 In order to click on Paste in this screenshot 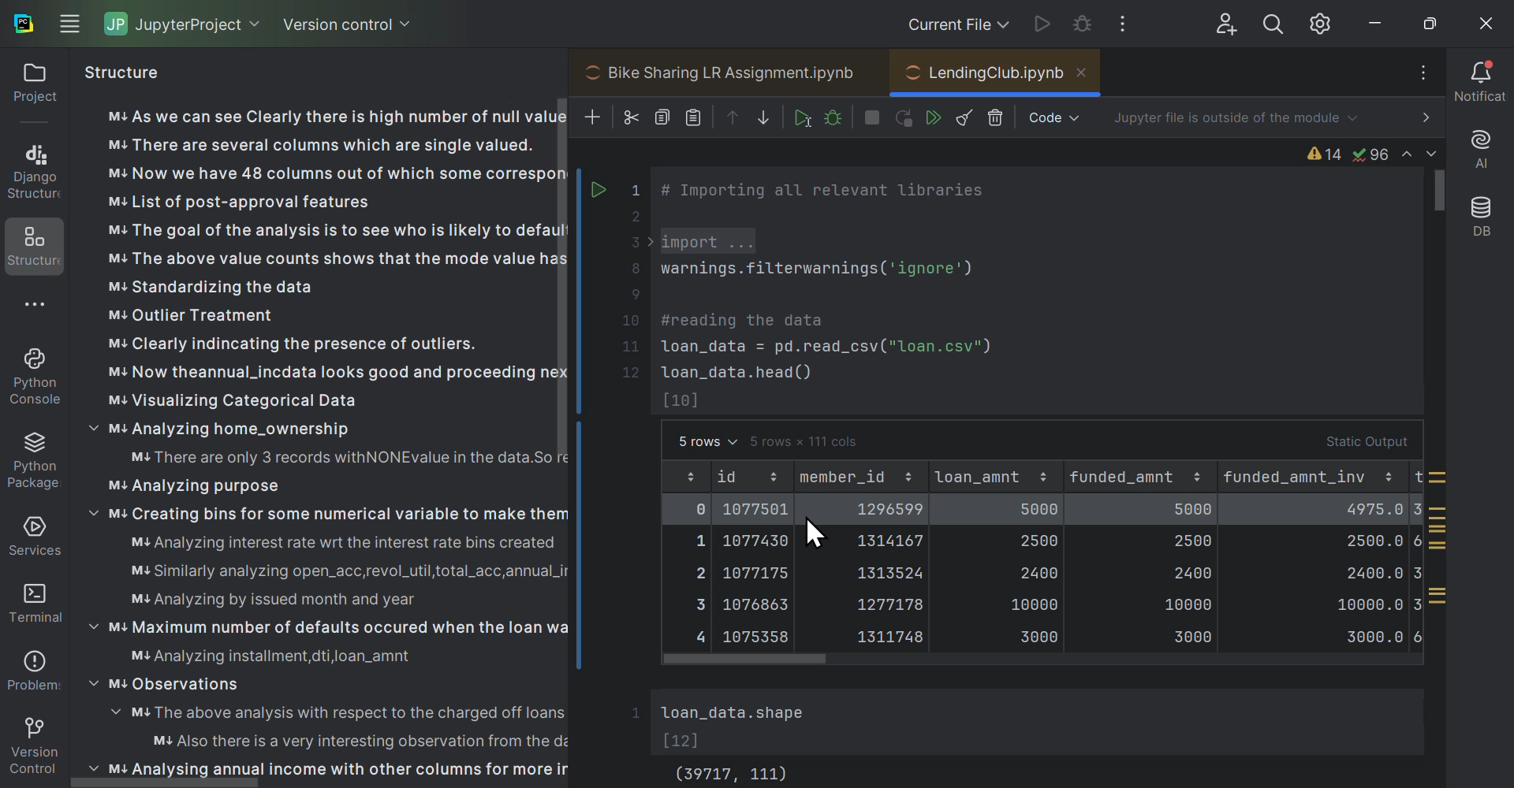, I will do `click(696, 120)`.